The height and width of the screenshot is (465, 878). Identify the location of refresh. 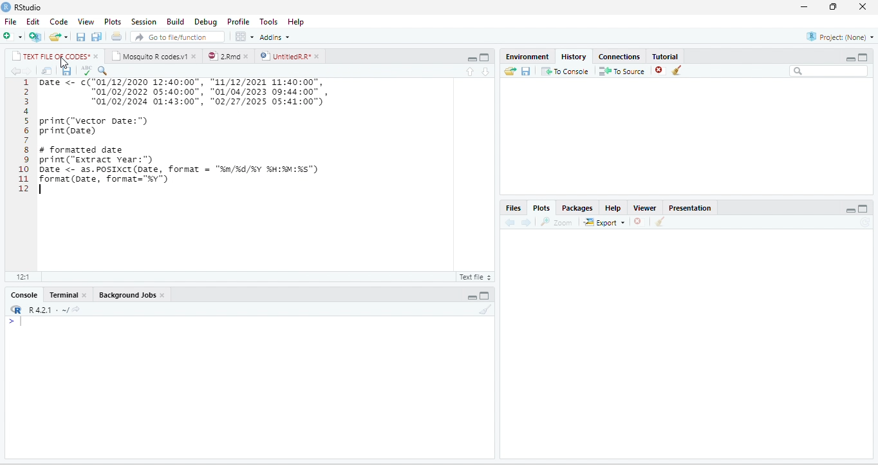
(866, 223).